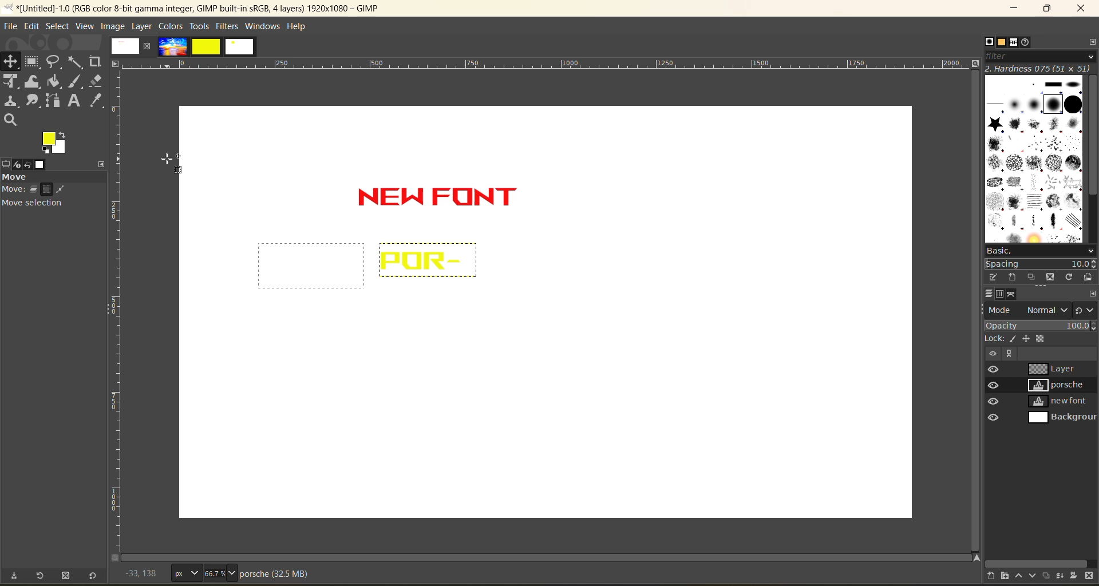 This screenshot has width=1099, height=586. Describe the element at coordinates (1045, 10) in the screenshot. I see `maximize` at that location.